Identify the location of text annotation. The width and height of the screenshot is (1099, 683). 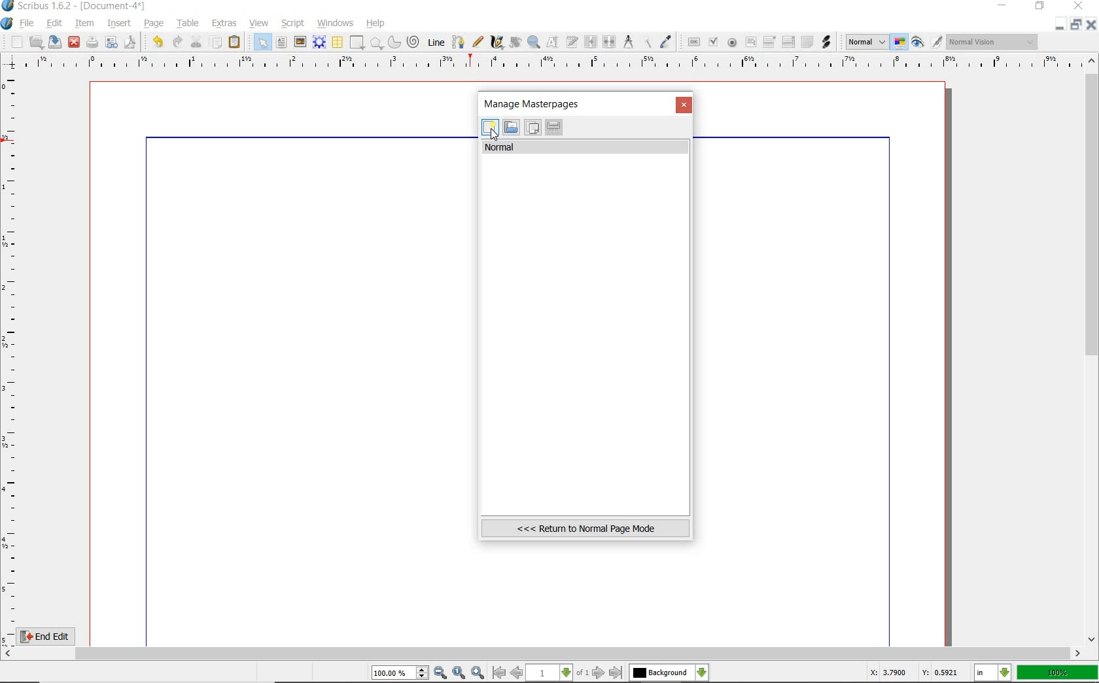
(807, 43).